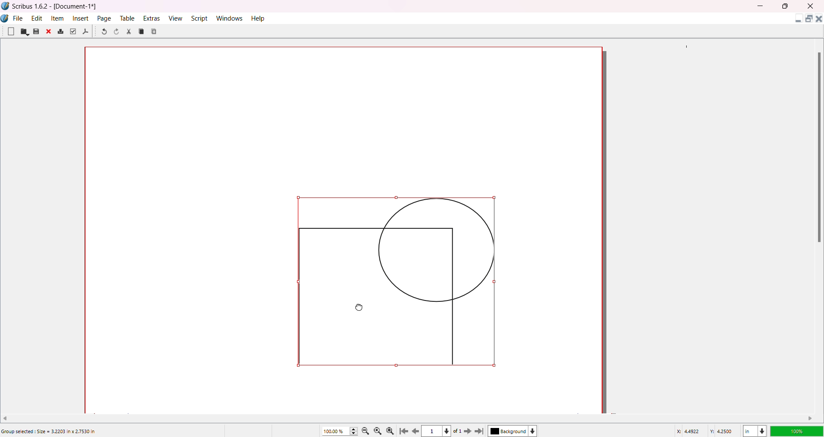 The width and height of the screenshot is (824, 437). I want to click on Zoom percentage, so click(335, 431).